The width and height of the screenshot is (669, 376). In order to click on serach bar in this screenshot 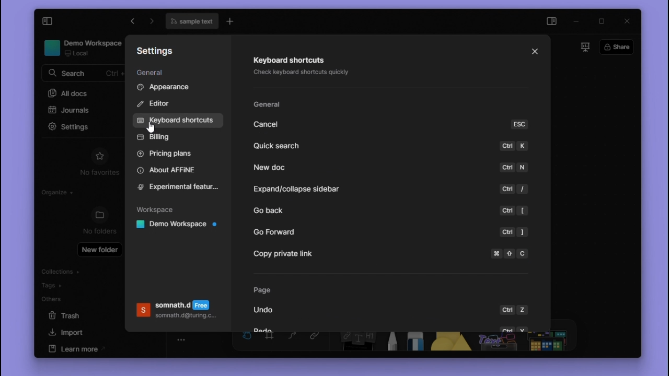, I will do `click(84, 74)`.